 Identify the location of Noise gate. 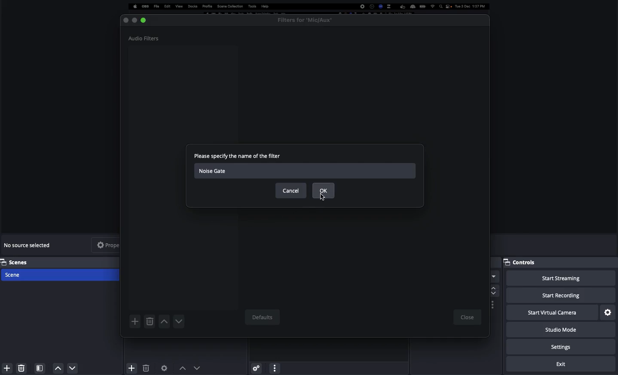
(306, 171).